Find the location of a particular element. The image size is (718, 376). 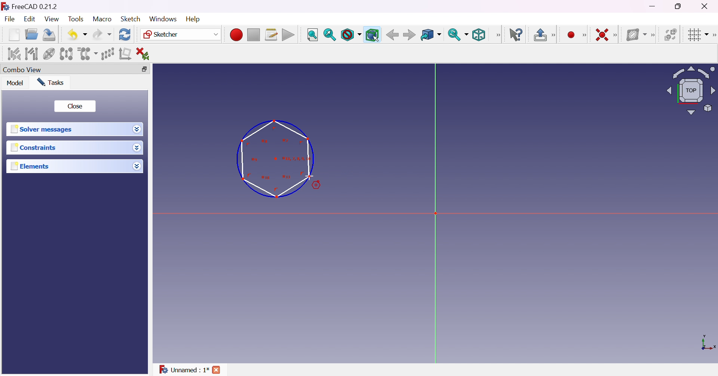

Macros... is located at coordinates (271, 35).